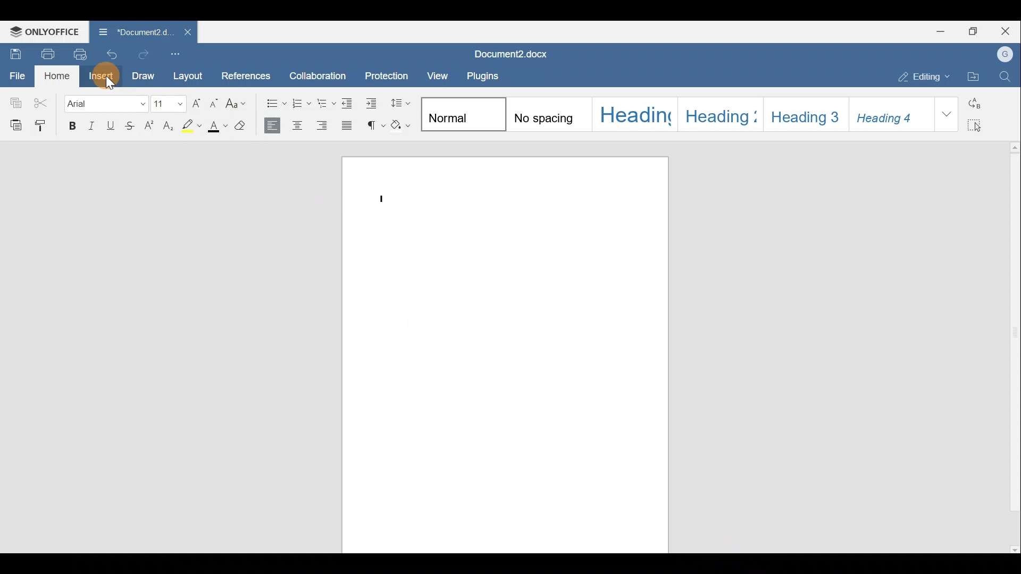  Describe the element at coordinates (105, 76) in the screenshot. I see `Cursor on Insert` at that location.